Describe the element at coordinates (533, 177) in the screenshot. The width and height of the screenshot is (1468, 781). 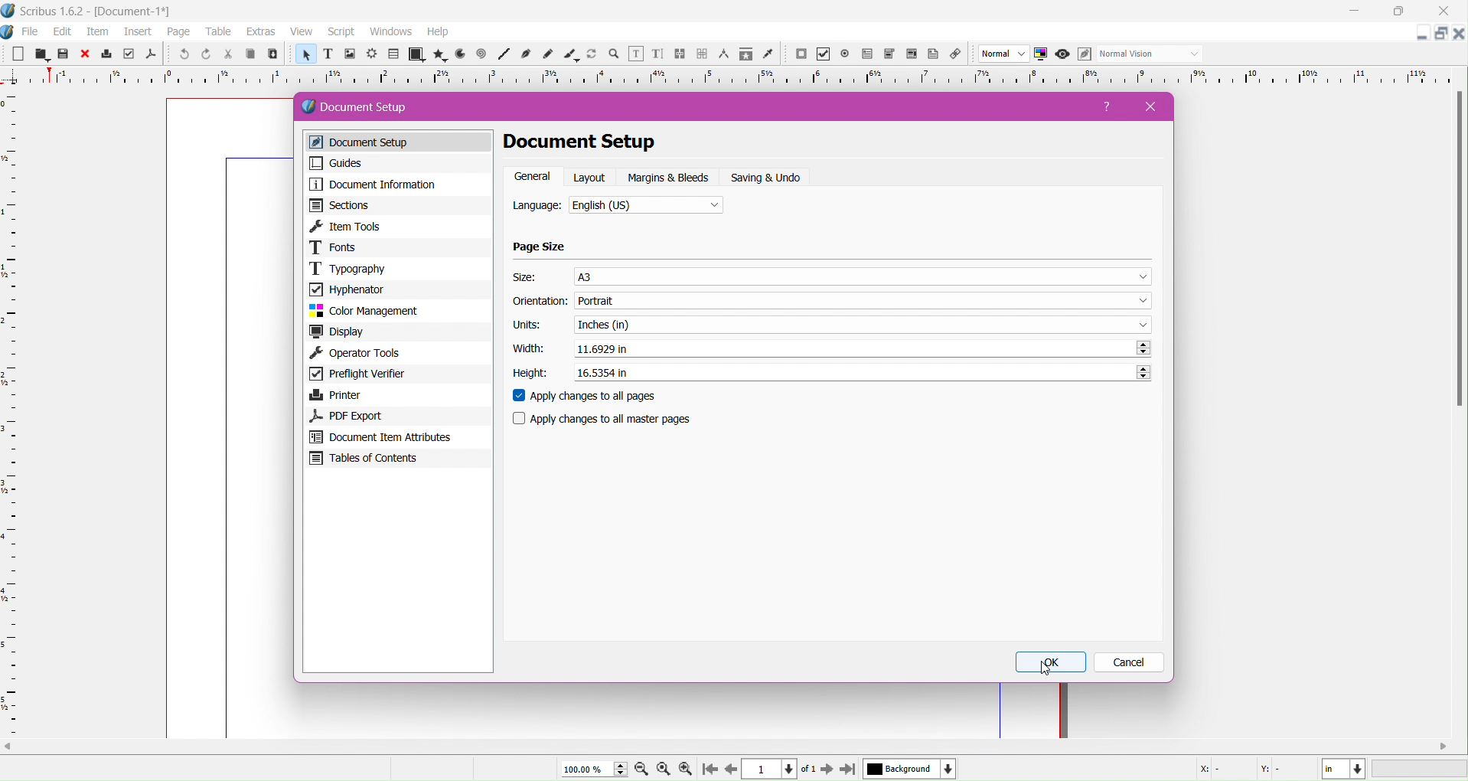
I see `General` at that location.